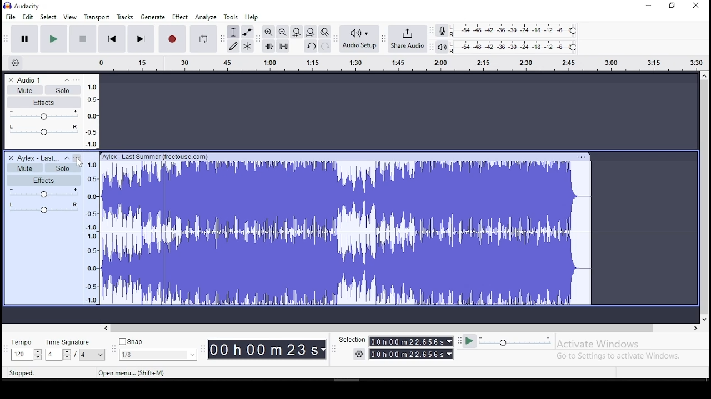 This screenshot has width=711, height=399. What do you see at coordinates (43, 131) in the screenshot?
I see `pan` at bounding box center [43, 131].